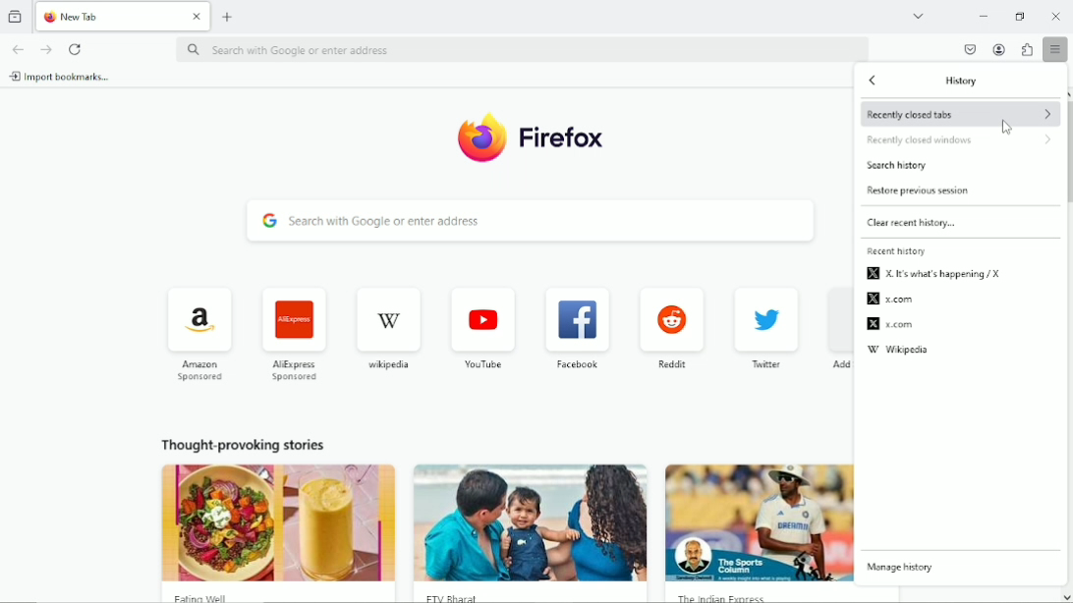  What do you see at coordinates (18, 49) in the screenshot?
I see `go back` at bounding box center [18, 49].